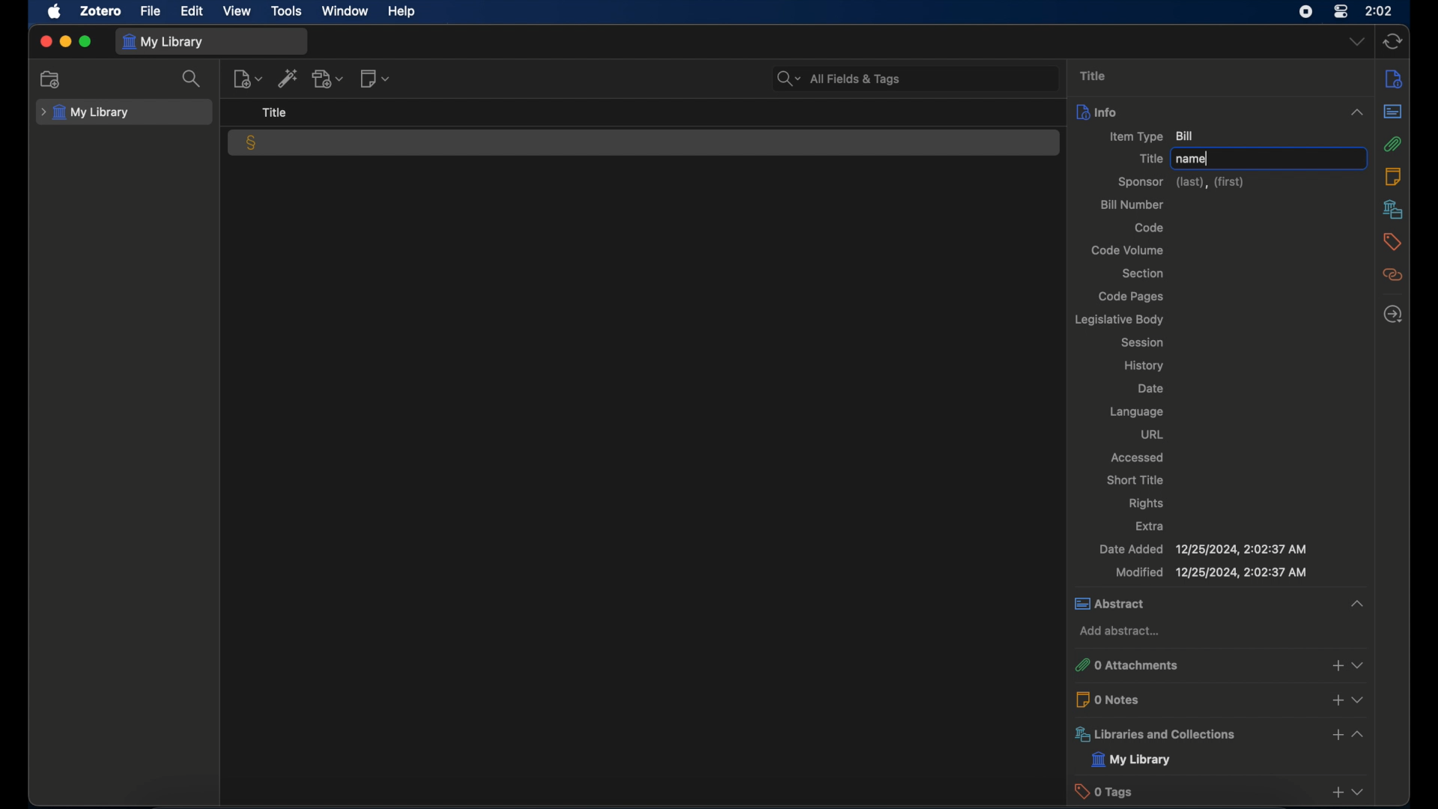  I want to click on my library, so click(162, 42).